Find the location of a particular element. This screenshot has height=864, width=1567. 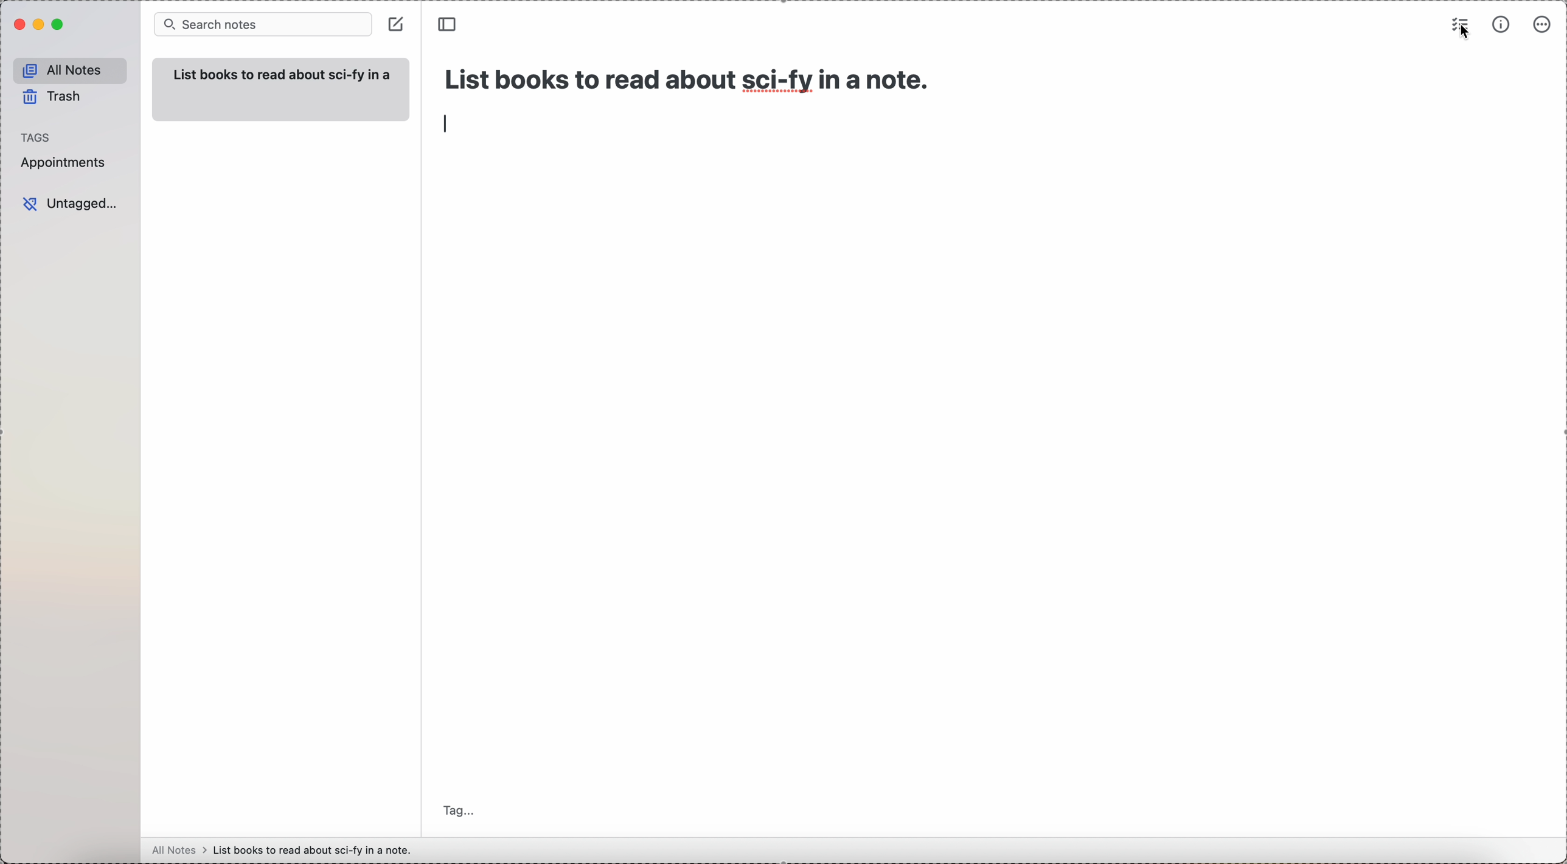

note is located at coordinates (277, 91).